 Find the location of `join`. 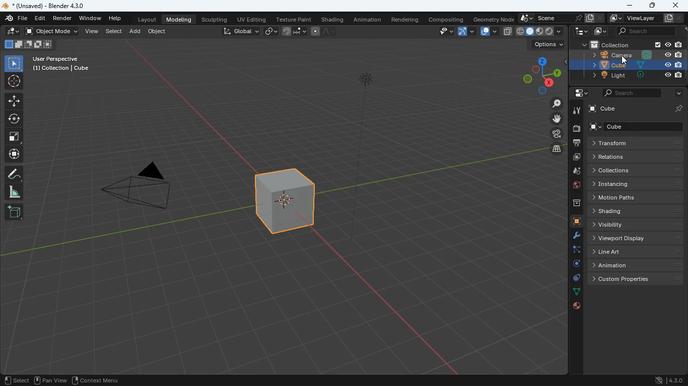

join is located at coordinates (293, 32).